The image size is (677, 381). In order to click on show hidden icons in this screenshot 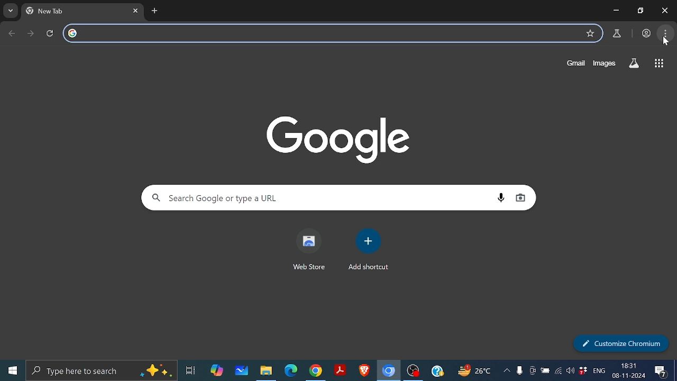, I will do `click(507, 373)`.